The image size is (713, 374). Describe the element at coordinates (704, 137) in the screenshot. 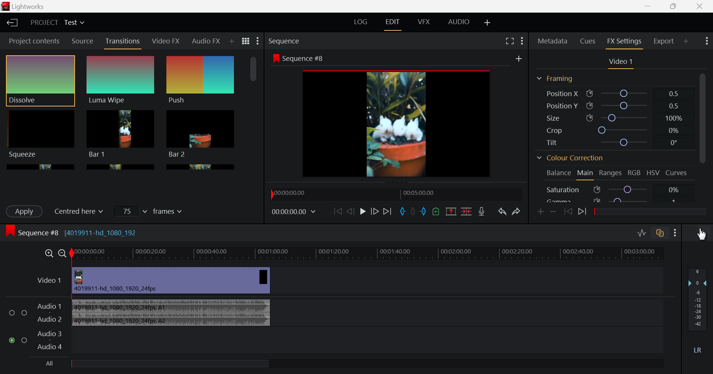

I see `Scroll Bar` at that location.